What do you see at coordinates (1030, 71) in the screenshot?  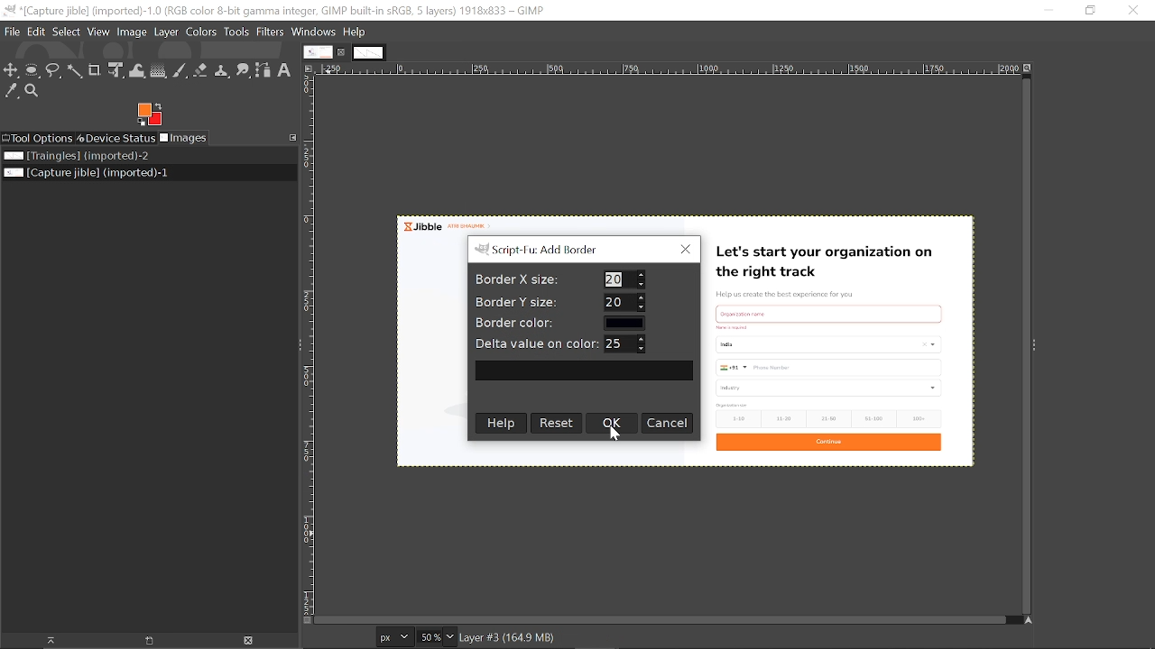 I see `Zoom image when window size changes` at bounding box center [1030, 71].